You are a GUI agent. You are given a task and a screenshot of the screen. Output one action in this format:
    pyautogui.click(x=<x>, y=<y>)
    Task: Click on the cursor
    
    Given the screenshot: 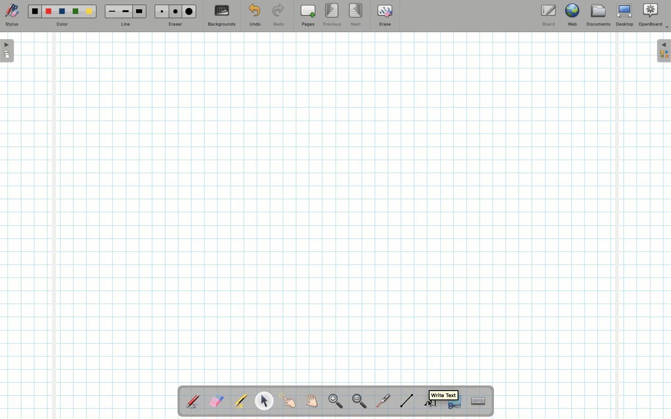 What is the action you would take?
    pyautogui.click(x=430, y=404)
    